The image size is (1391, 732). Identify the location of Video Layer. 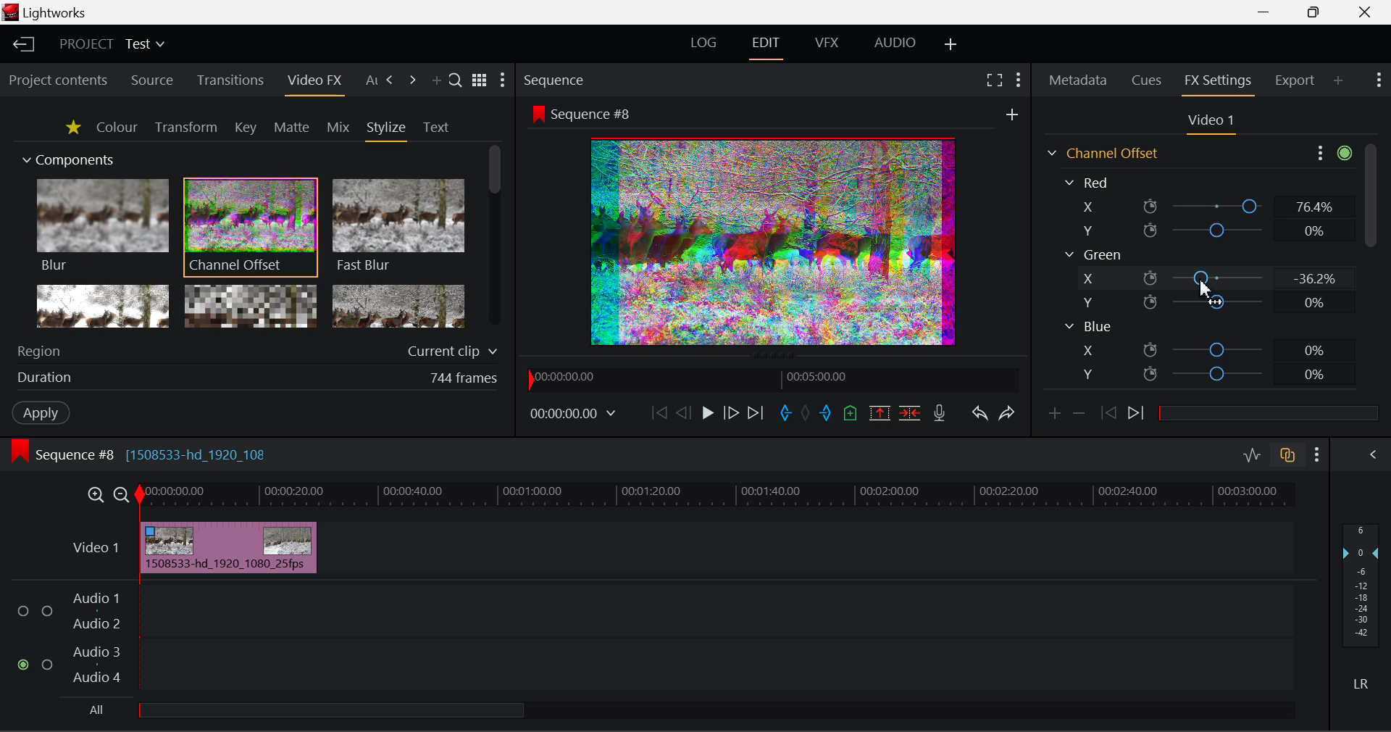
(97, 551).